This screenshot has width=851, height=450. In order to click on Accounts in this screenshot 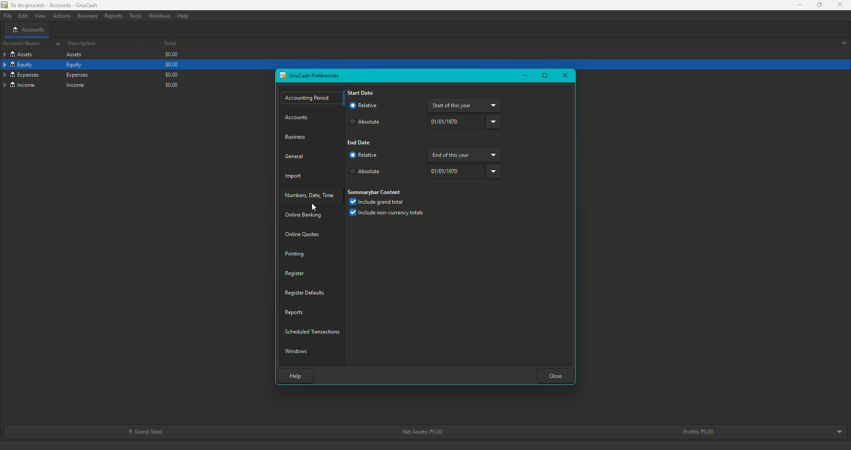, I will do `click(28, 29)`.